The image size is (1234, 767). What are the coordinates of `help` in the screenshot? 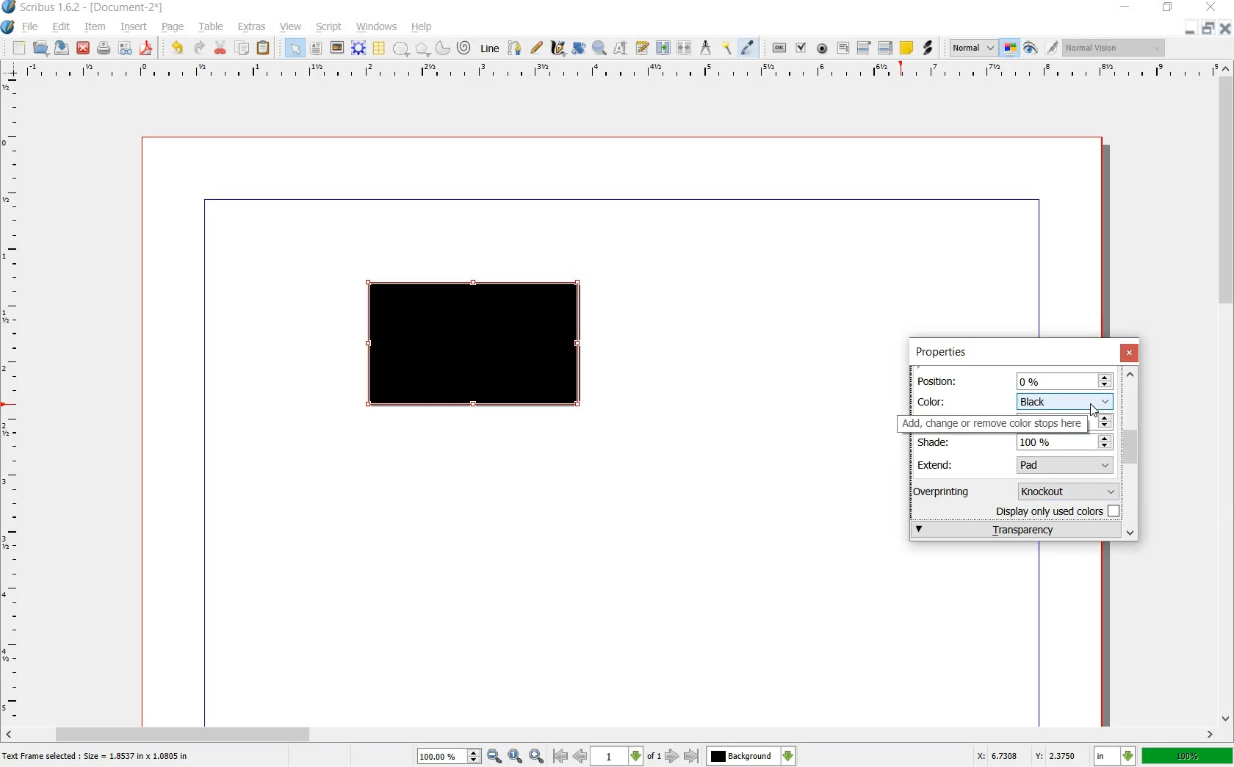 It's located at (422, 27).